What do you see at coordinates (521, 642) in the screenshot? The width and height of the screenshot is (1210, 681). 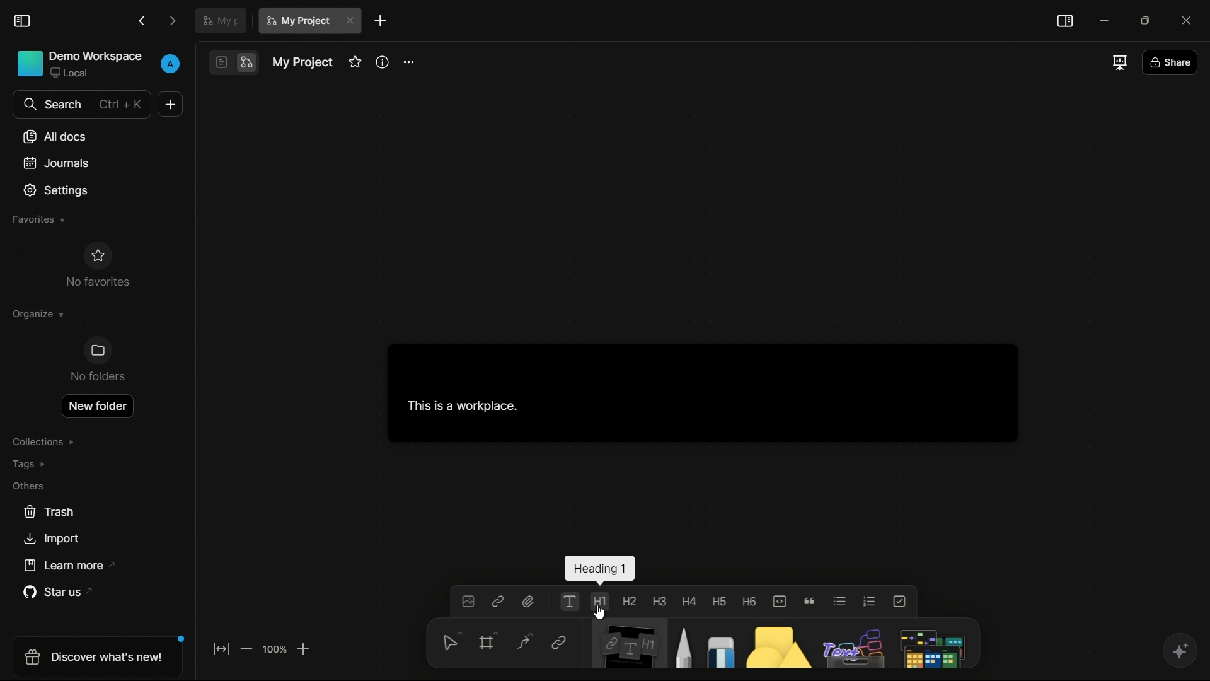 I see `connector` at bounding box center [521, 642].